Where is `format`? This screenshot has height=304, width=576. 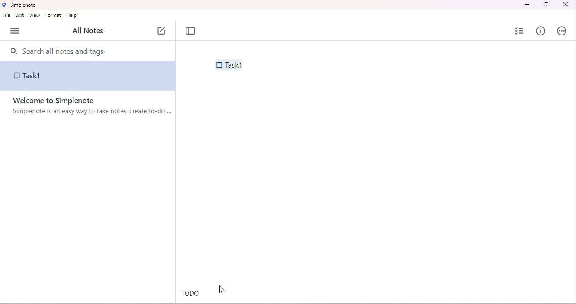 format is located at coordinates (54, 16).